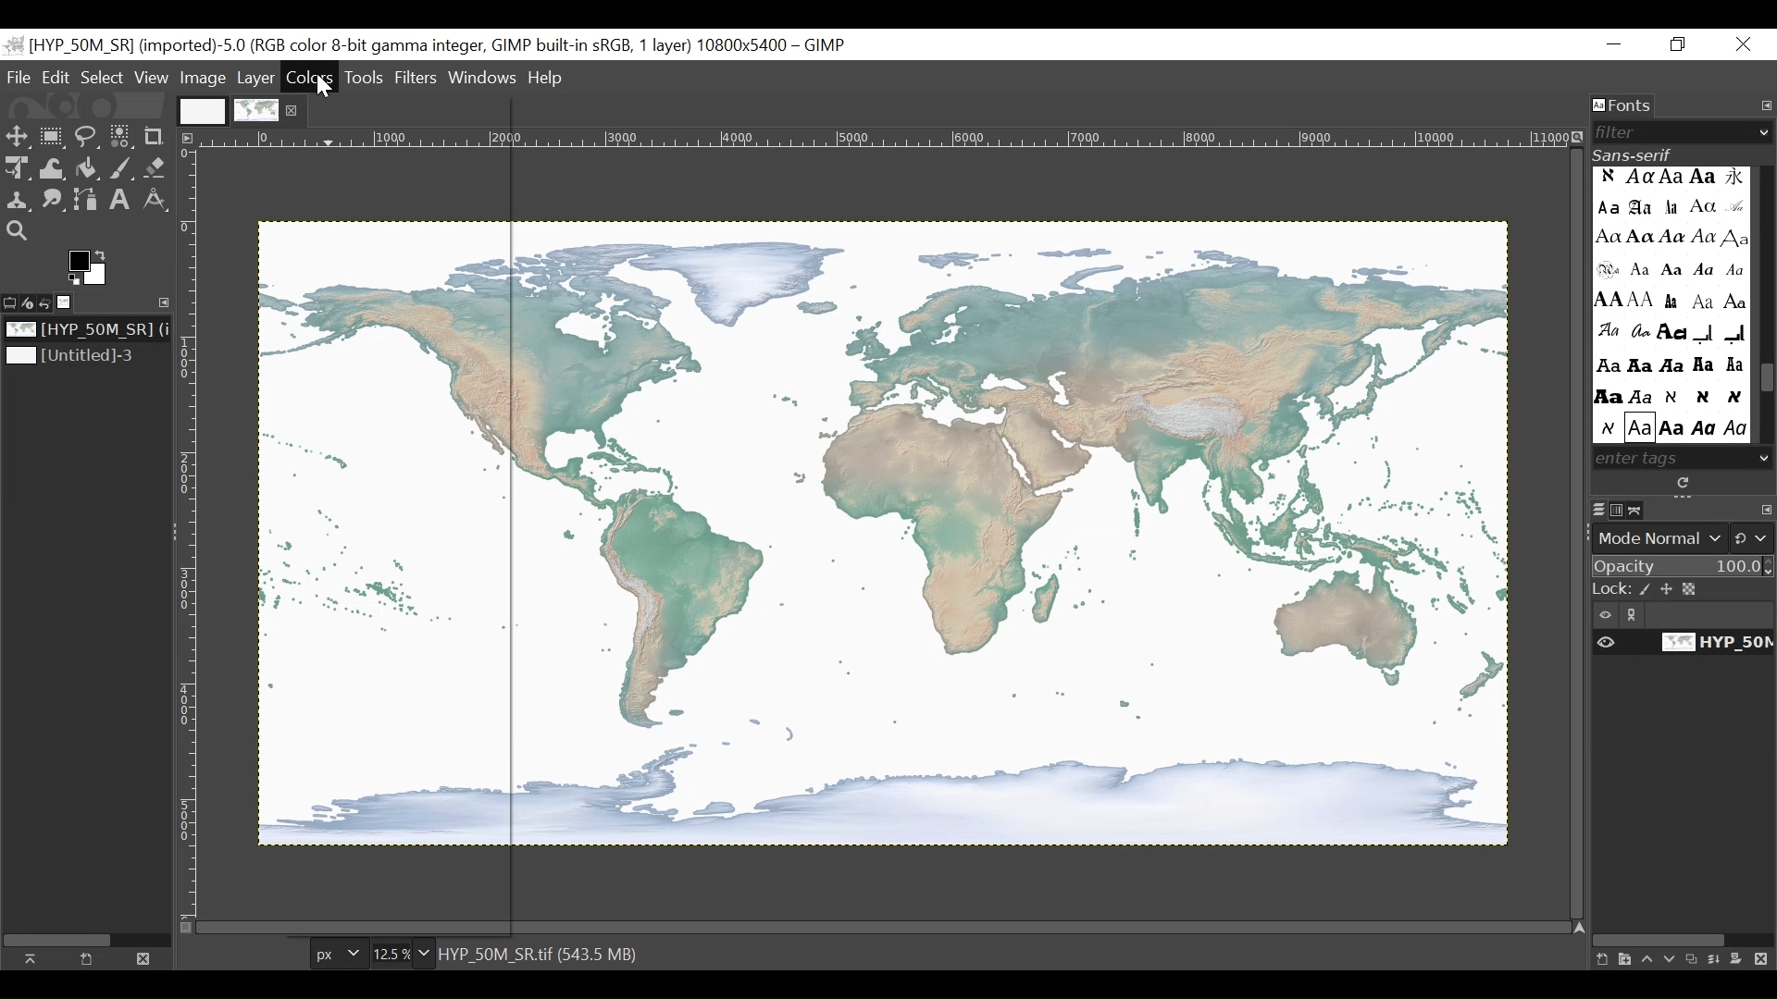  What do you see at coordinates (1678, 45) in the screenshot?
I see `Rsstore` at bounding box center [1678, 45].